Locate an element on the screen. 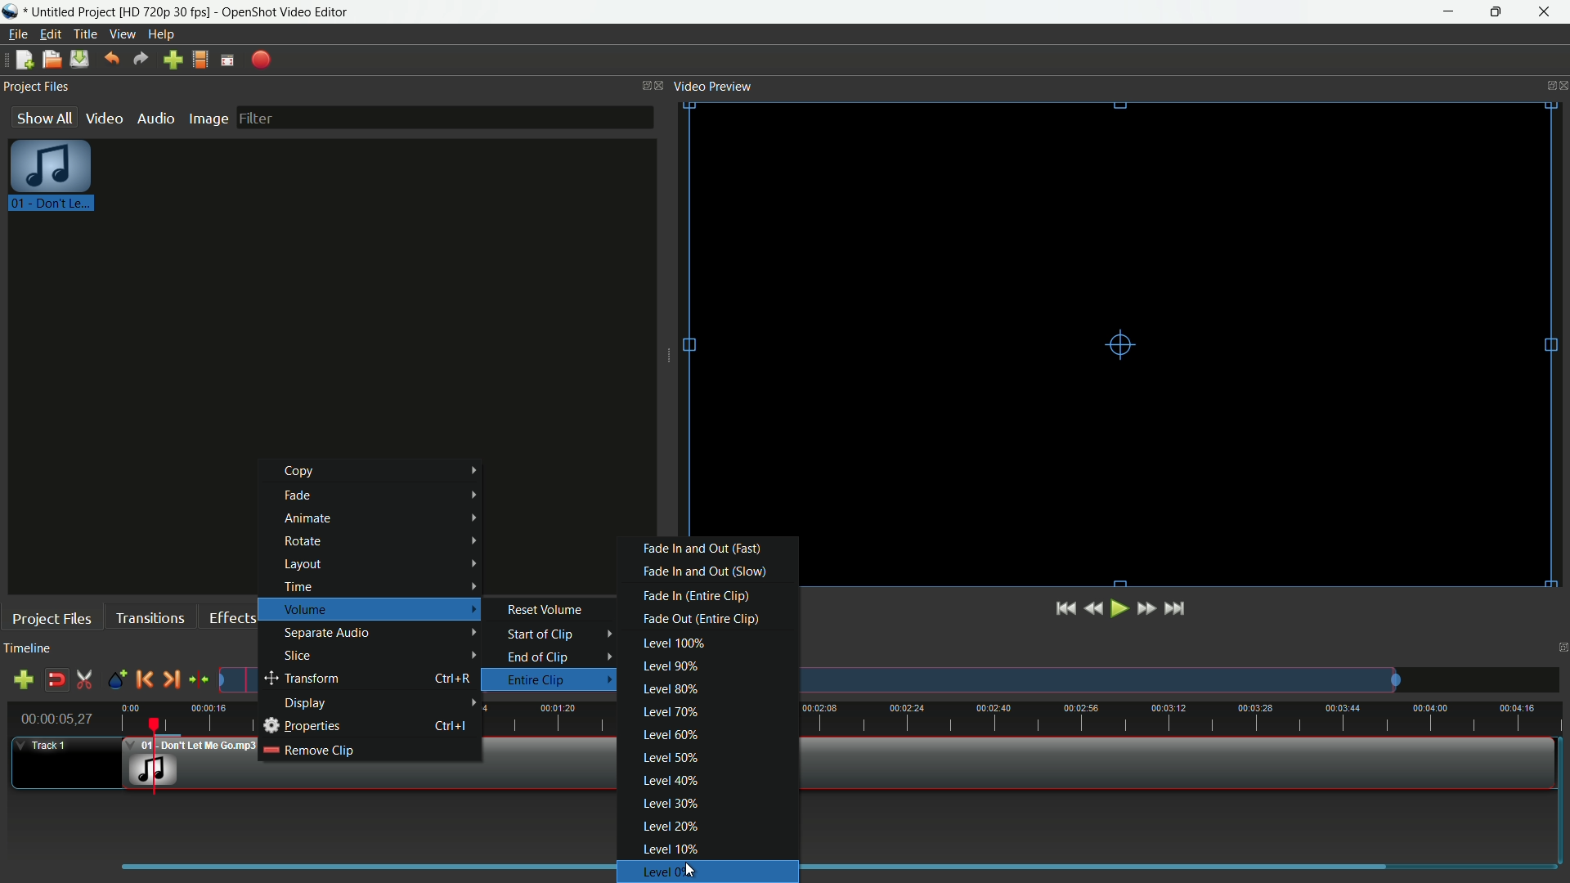 The height and width of the screenshot is (883, 1570). end of clip is located at coordinates (559, 657).